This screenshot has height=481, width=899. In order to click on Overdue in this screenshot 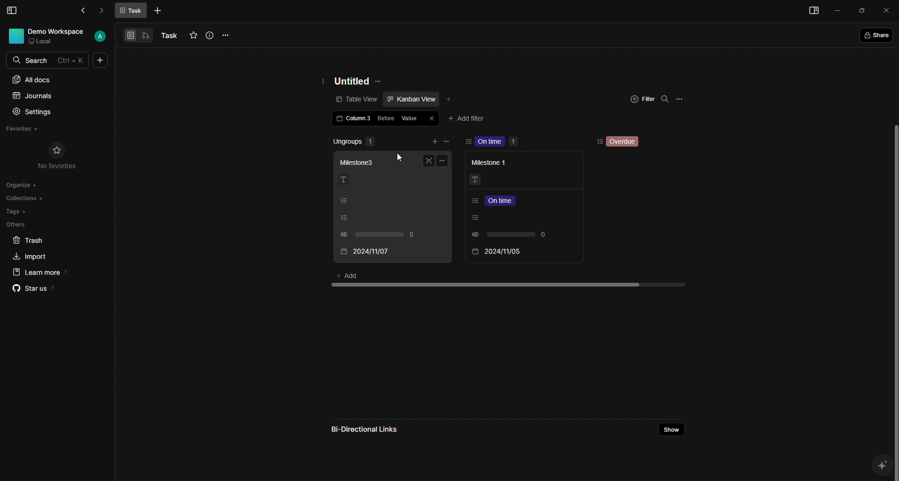, I will do `click(624, 142)`.